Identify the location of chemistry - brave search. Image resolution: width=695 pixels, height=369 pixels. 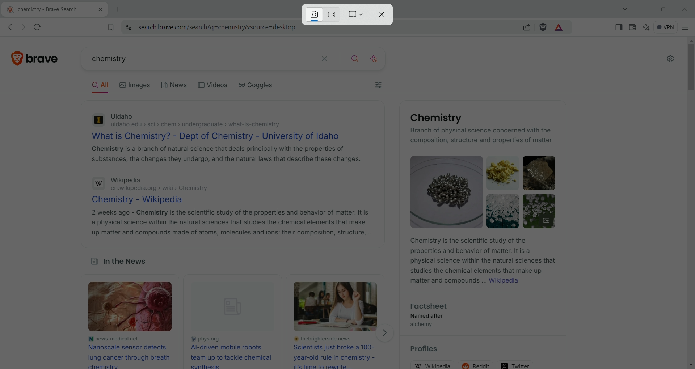
(41, 10).